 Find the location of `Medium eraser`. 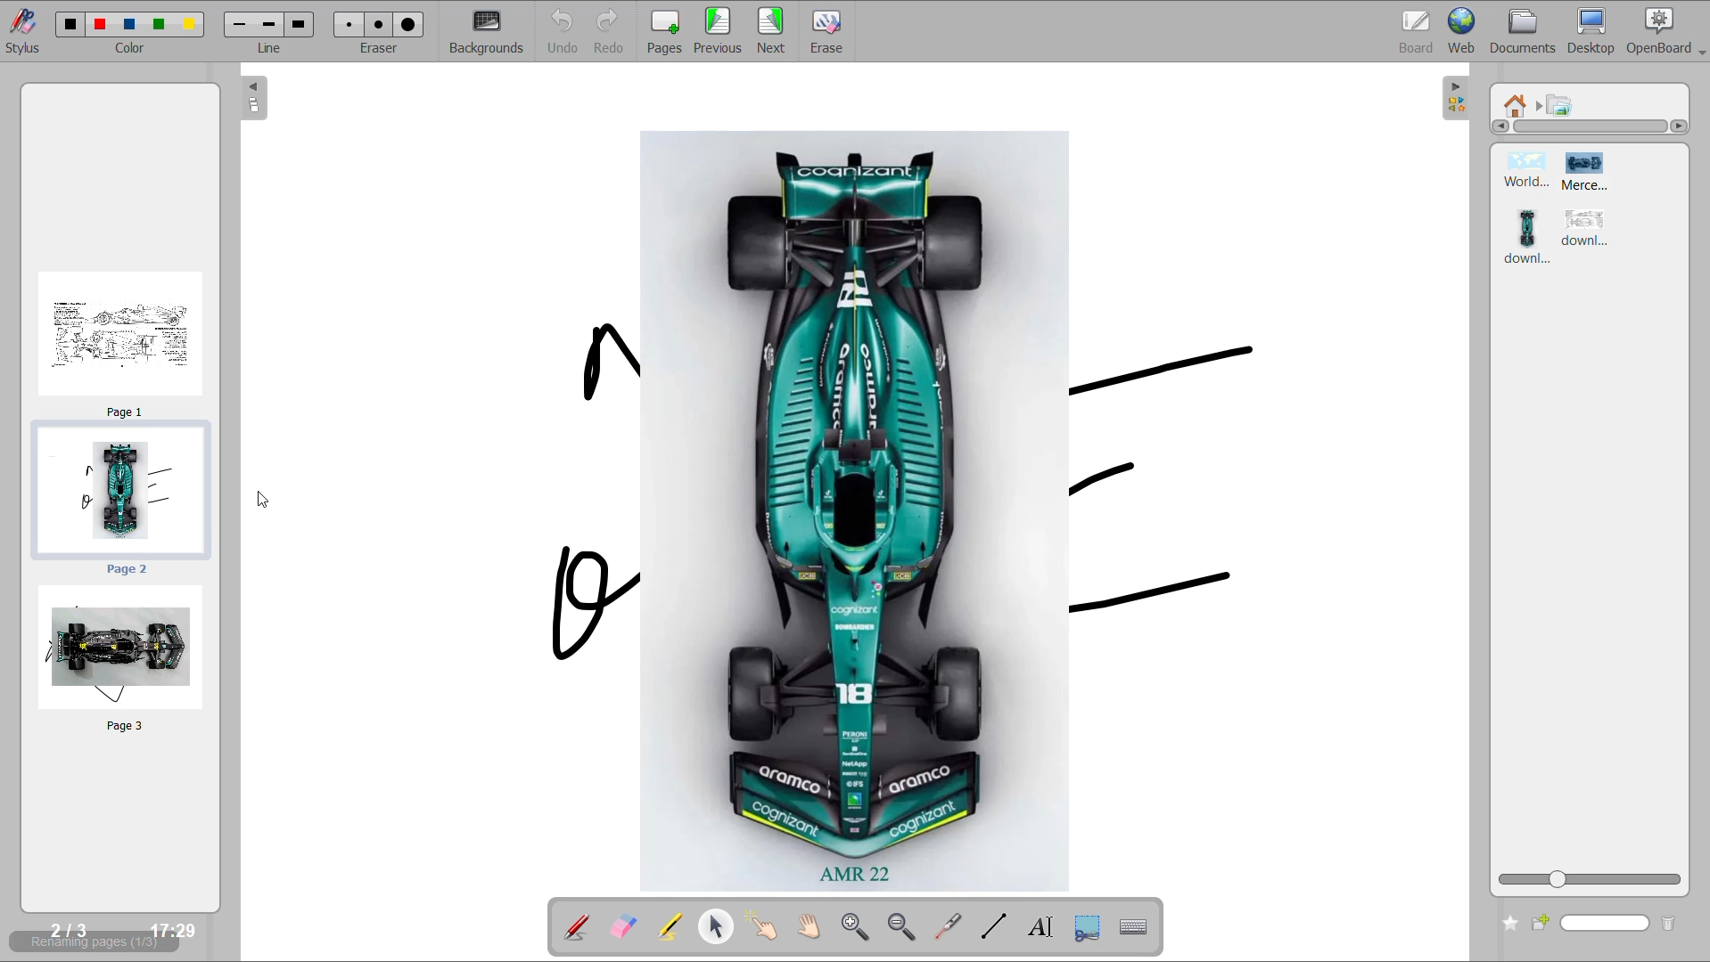

Medium eraser is located at coordinates (376, 21).